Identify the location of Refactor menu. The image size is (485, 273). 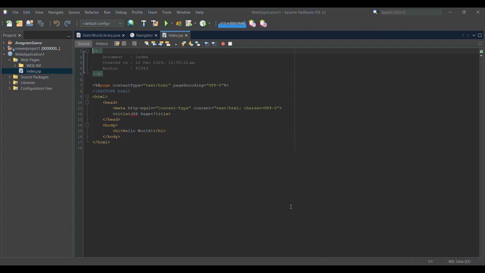
(92, 12).